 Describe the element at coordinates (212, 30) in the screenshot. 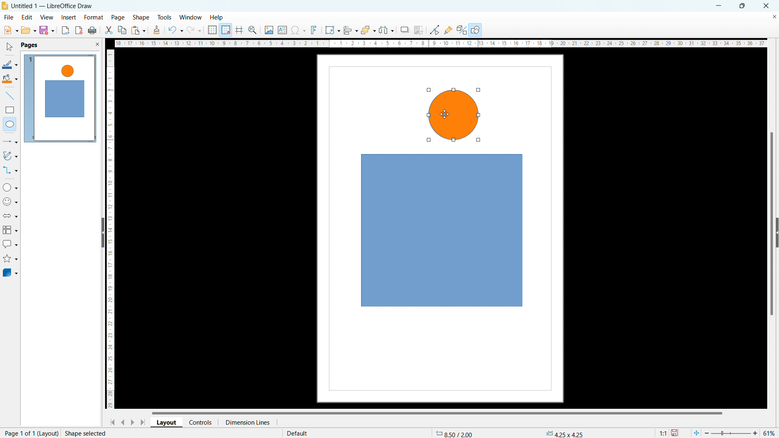

I see `display grid` at that location.